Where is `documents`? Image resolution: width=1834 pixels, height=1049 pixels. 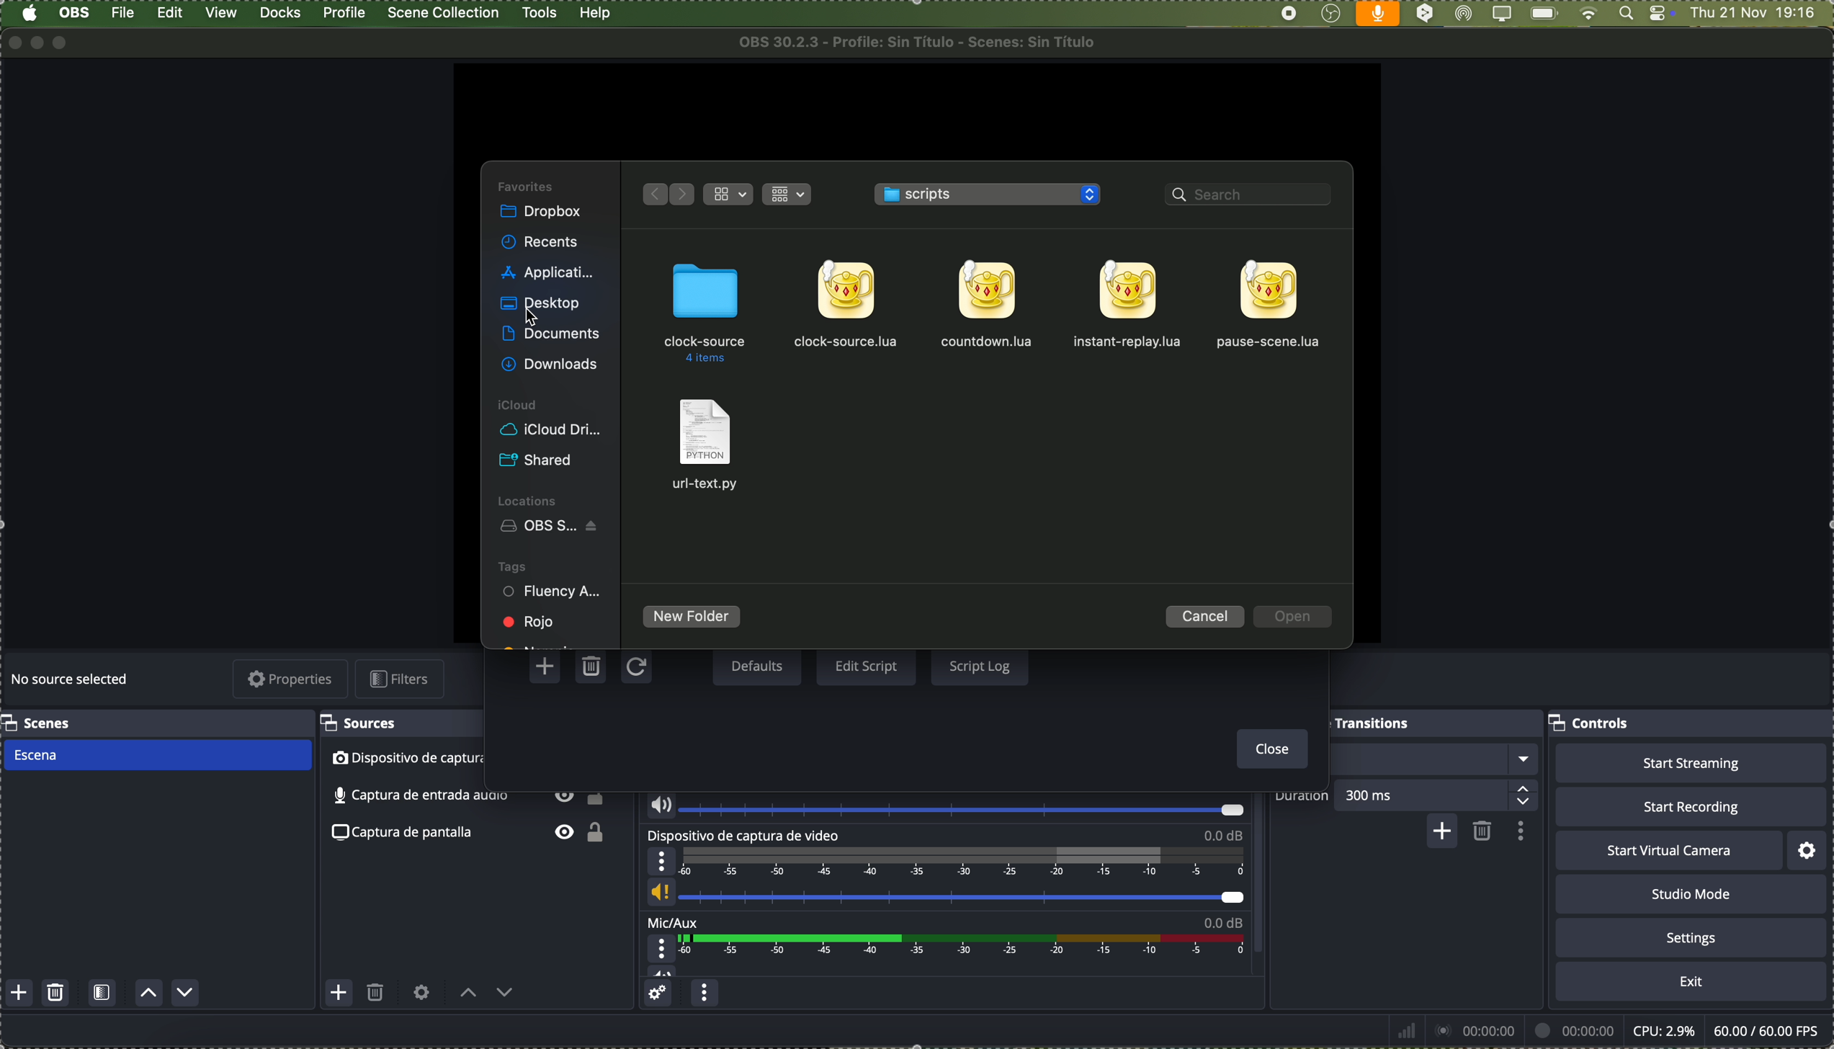 documents is located at coordinates (550, 335).